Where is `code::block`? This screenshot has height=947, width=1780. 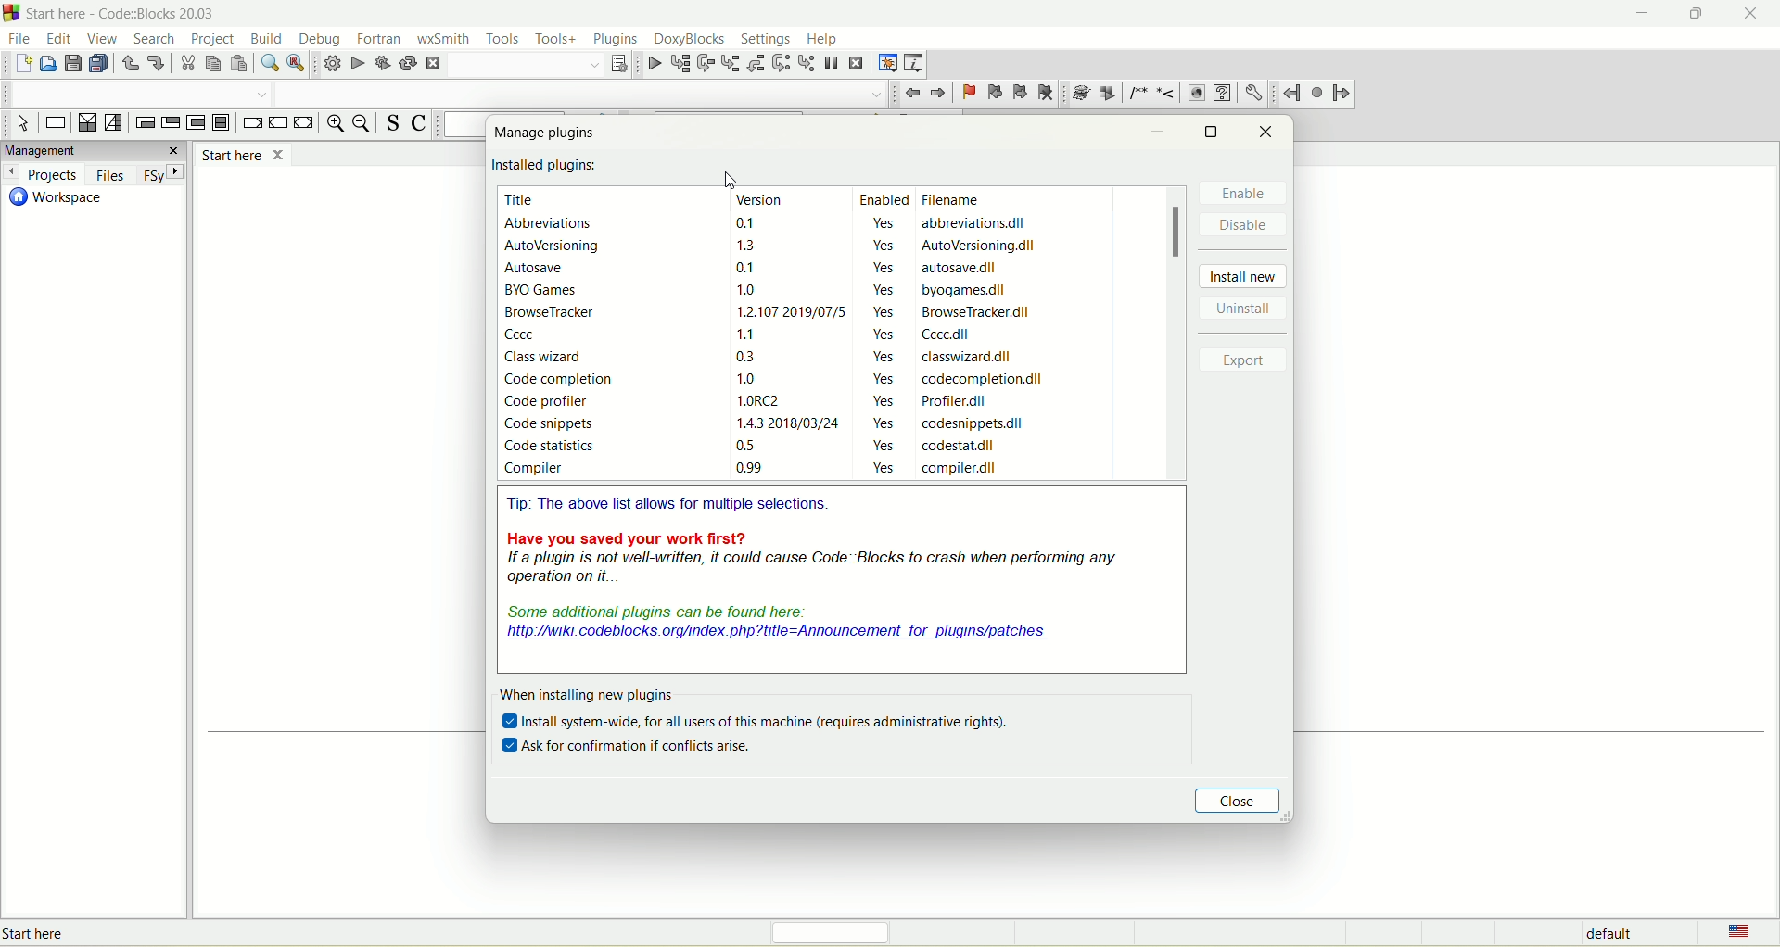 code::block is located at coordinates (124, 13).